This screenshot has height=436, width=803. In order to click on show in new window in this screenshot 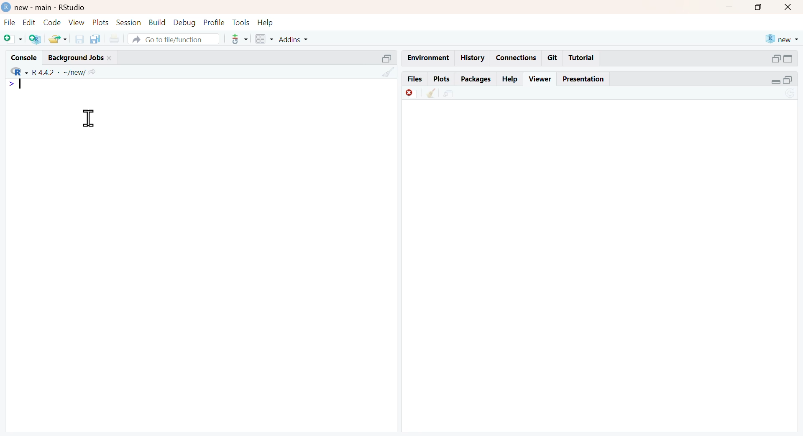, I will do `click(456, 94)`.